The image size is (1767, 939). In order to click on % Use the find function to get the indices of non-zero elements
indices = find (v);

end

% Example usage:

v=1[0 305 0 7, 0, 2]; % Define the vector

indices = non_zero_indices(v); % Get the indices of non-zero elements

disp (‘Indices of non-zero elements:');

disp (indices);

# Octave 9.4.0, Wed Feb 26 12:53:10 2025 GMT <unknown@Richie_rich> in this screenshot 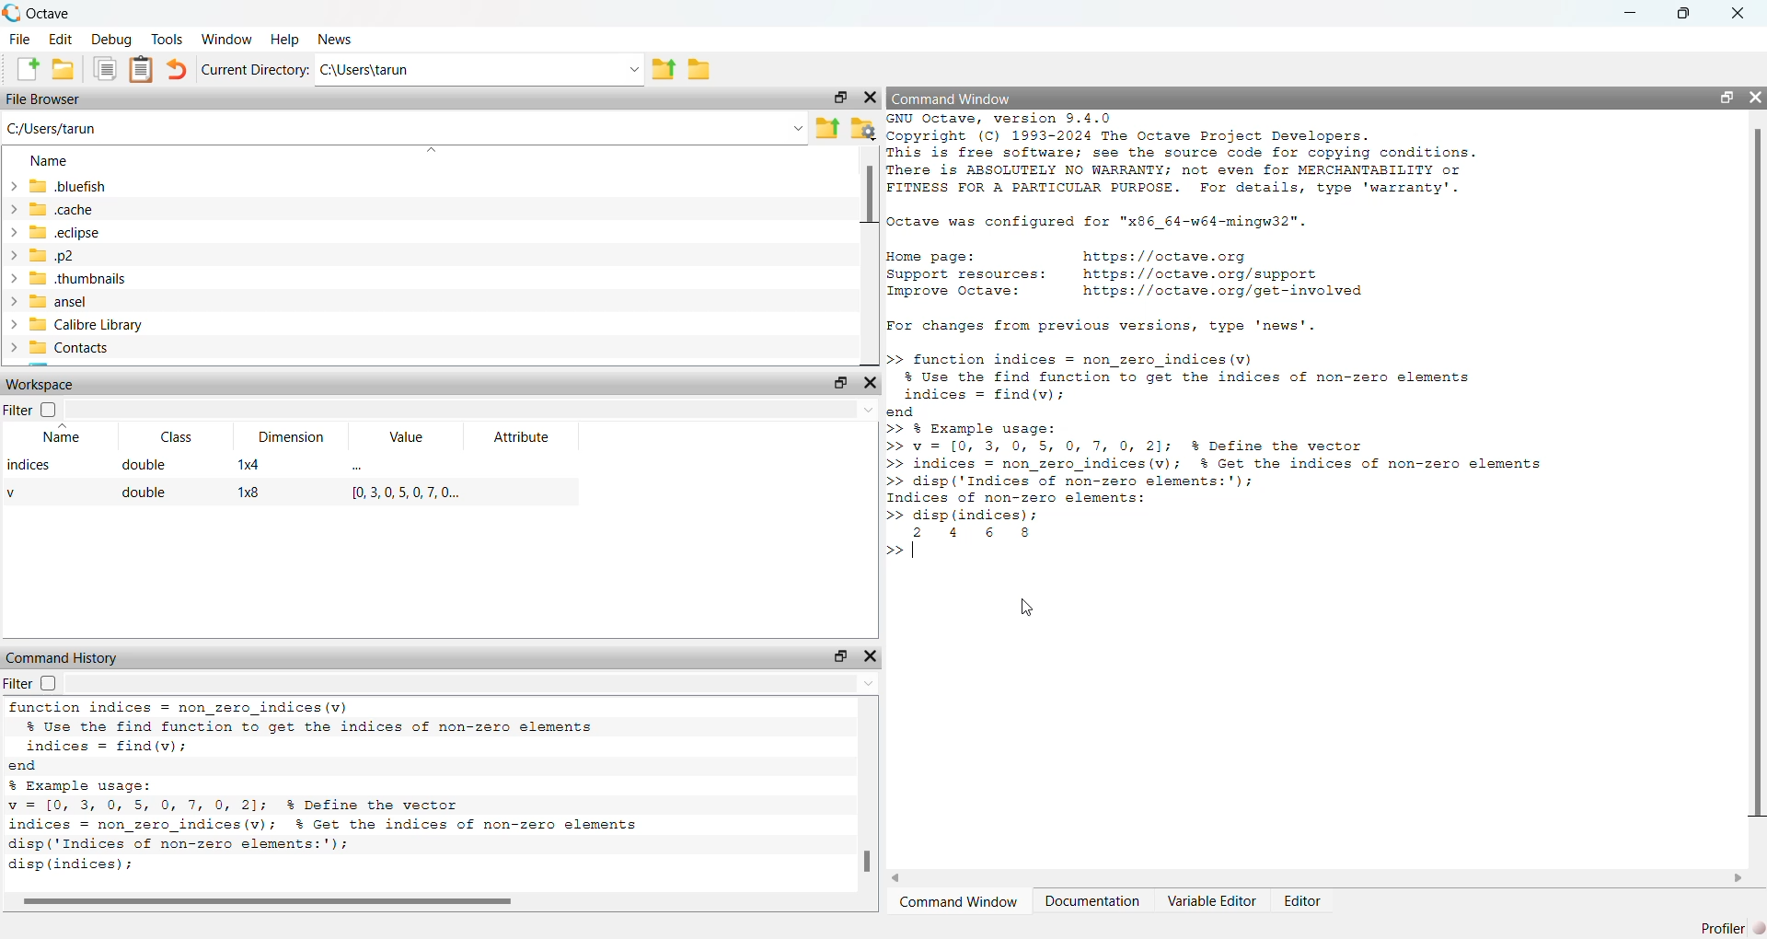, I will do `click(371, 791)`.